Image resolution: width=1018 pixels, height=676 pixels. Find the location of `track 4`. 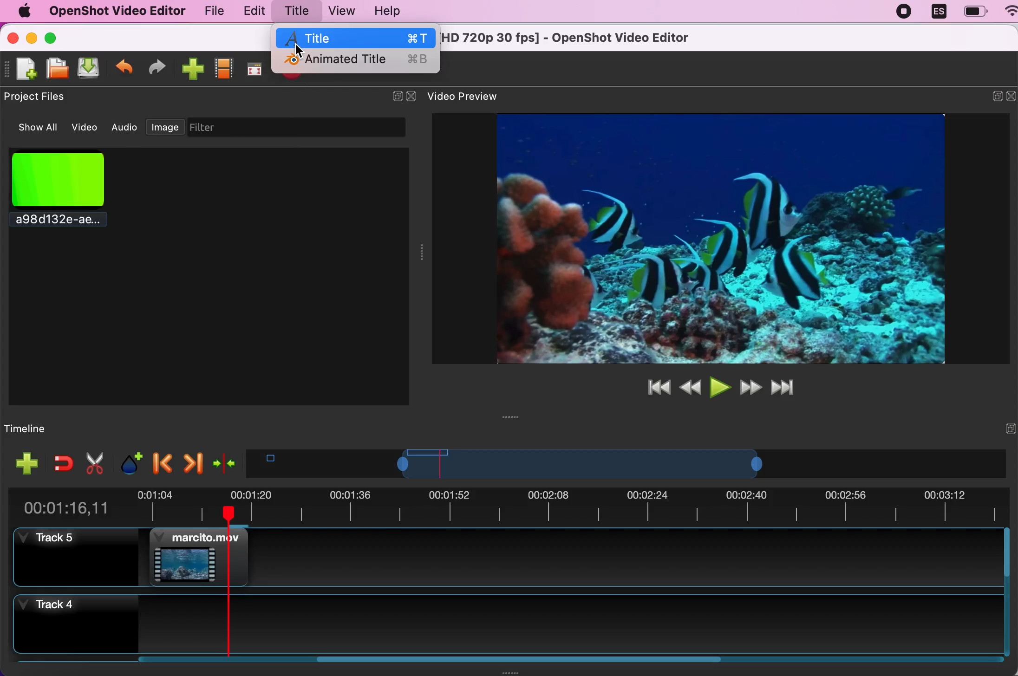

track 4 is located at coordinates (507, 624).